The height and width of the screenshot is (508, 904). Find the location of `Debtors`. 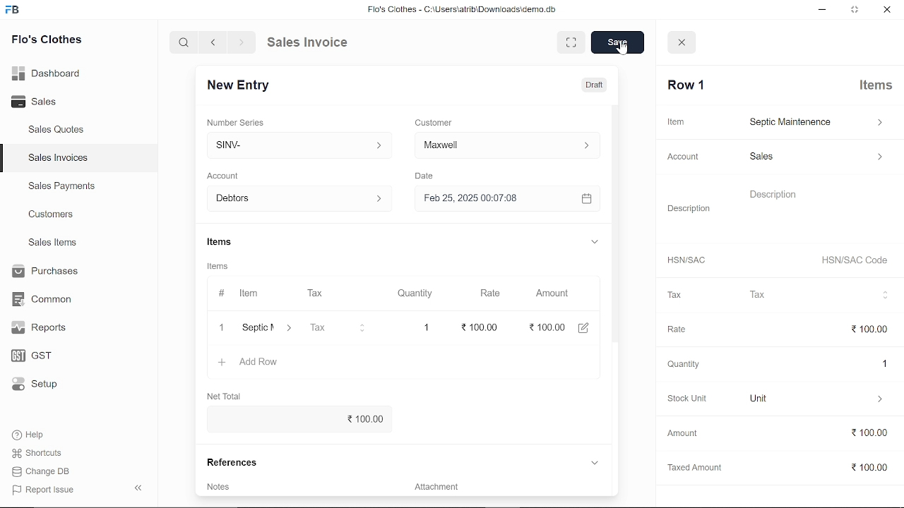

Debtors is located at coordinates (295, 198).